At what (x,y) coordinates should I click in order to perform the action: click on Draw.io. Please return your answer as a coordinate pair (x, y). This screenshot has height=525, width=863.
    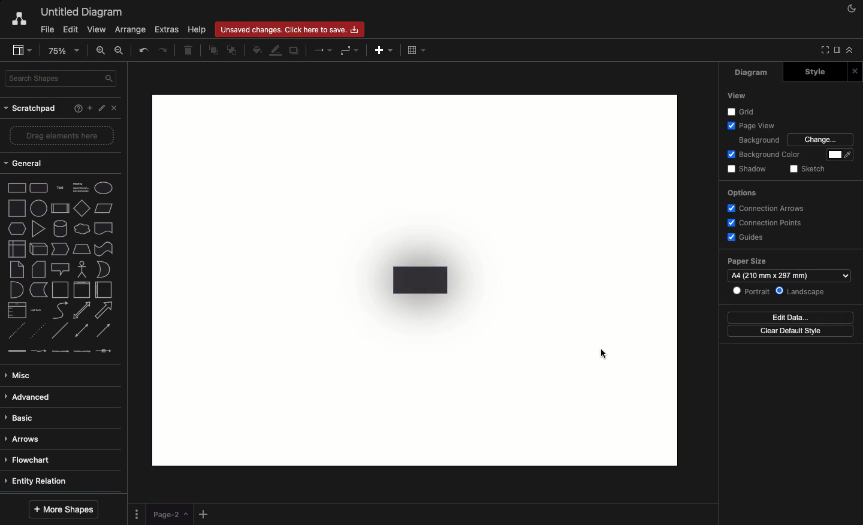
    Looking at the image, I should click on (20, 21).